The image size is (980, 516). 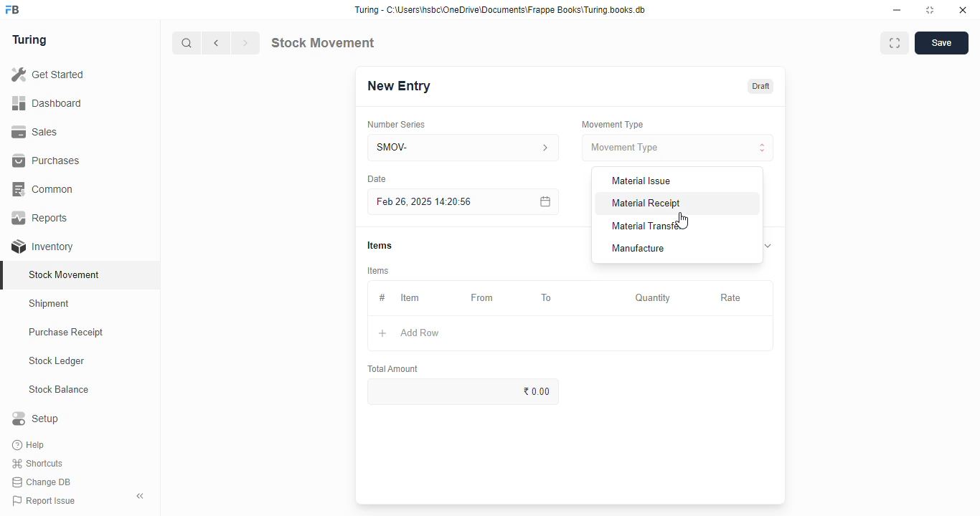 I want to click on number series, so click(x=395, y=125).